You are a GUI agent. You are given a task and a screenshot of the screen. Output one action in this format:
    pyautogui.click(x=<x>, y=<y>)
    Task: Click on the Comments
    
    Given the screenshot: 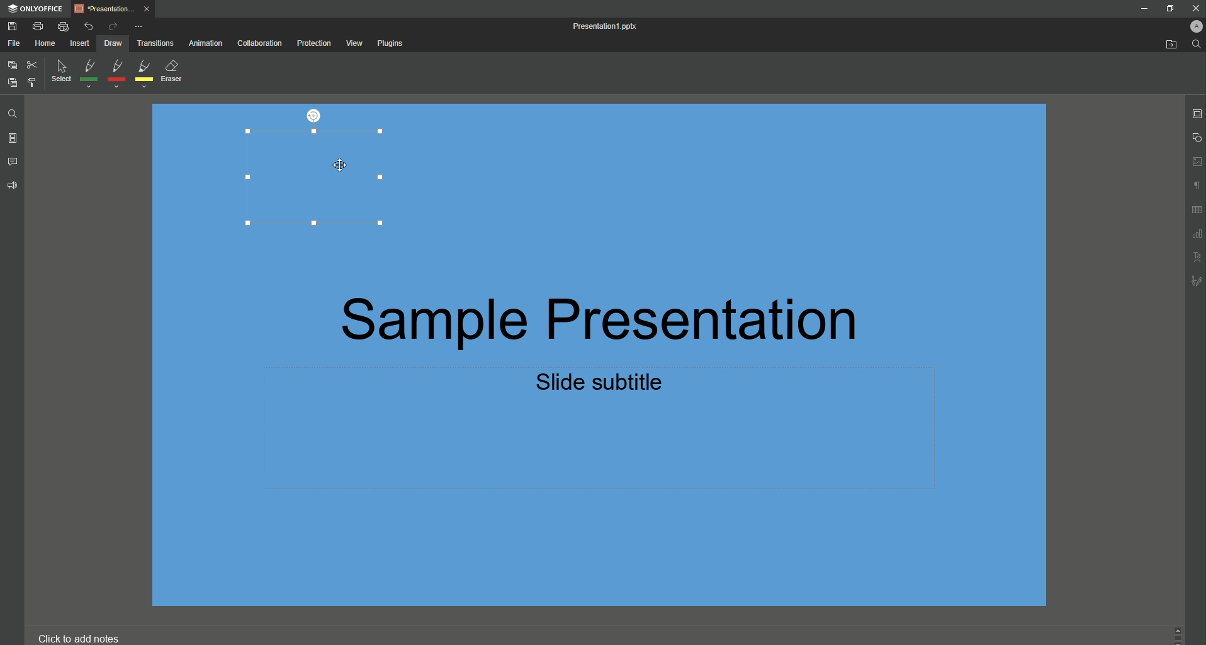 What is the action you would take?
    pyautogui.click(x=14, y=161)
    